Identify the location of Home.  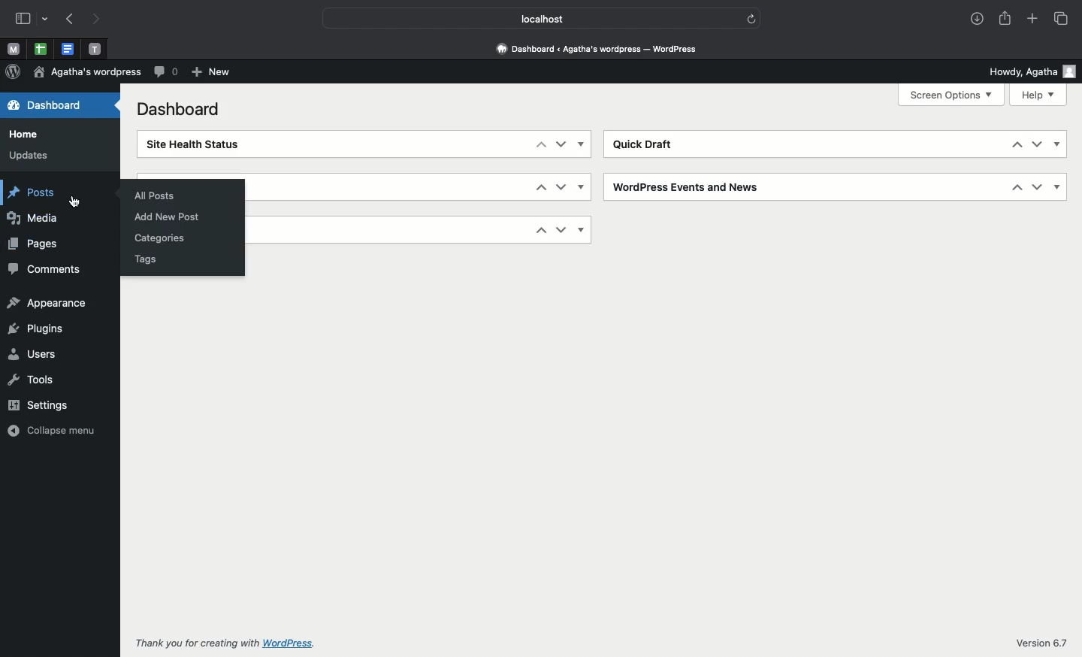
(28, 133).